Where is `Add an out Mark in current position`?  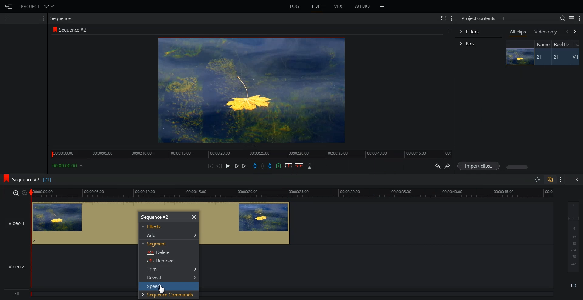
Add an out Mark in current position is located at coordinates (271, 166).